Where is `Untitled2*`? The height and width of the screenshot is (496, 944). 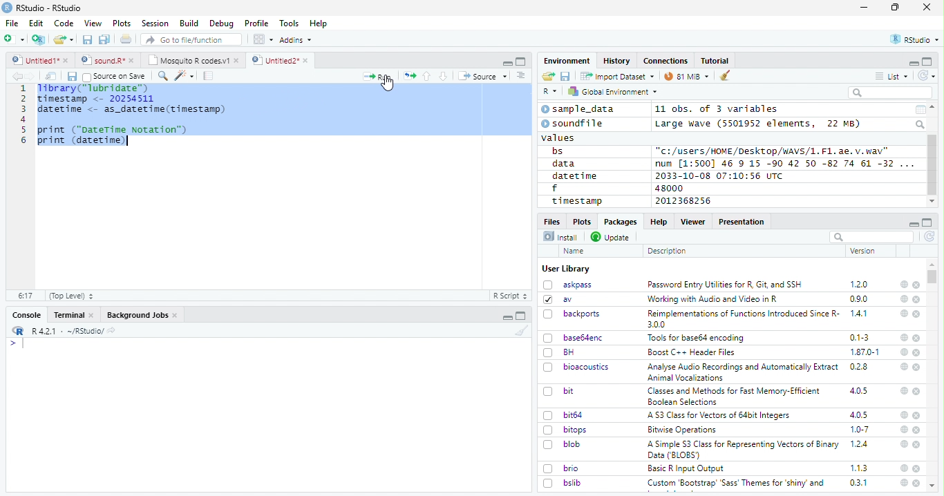 Untitled2* is located at coordinates (283, 61).